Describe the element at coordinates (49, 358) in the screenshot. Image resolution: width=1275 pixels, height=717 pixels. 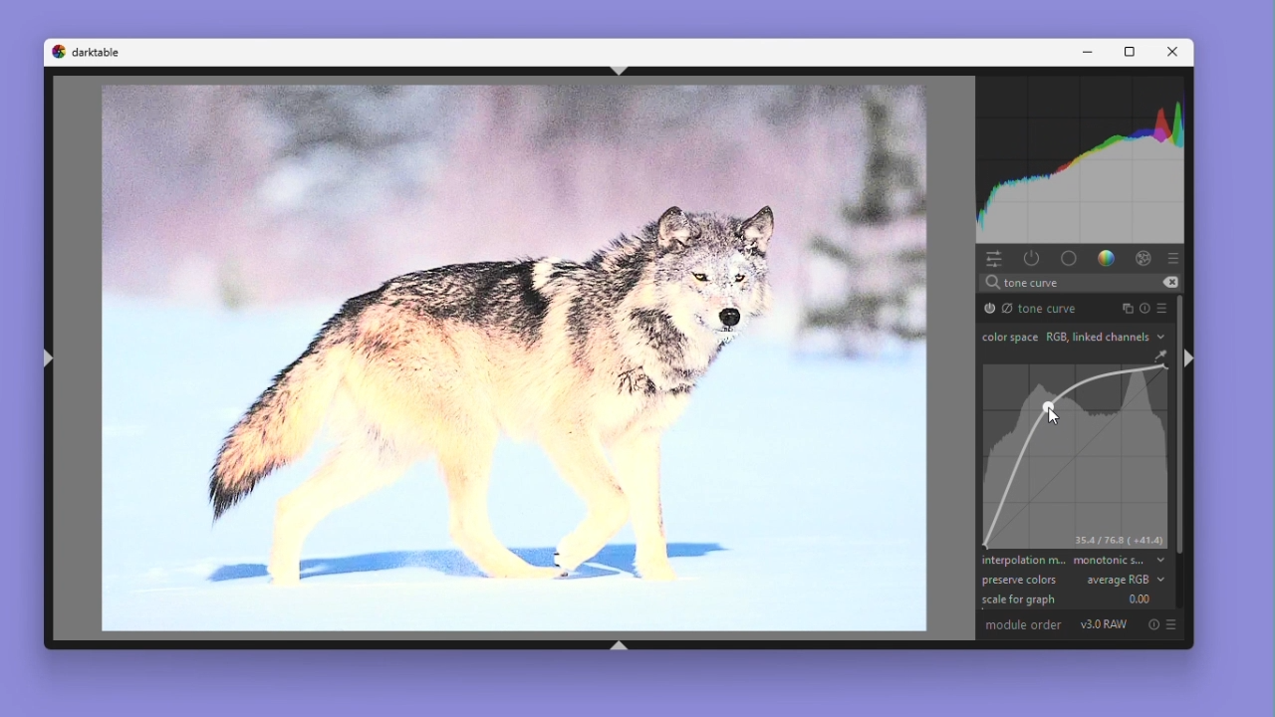
I see `shift+ctrl+l` at that location.